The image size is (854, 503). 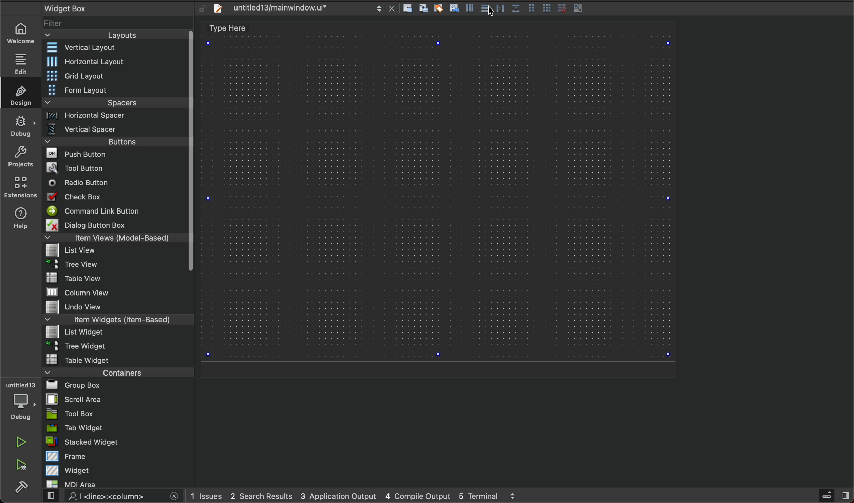 What do you see at coordinates (116, 154) in the screenshot?
I see `push buttons` at bounding box center [116, 154].